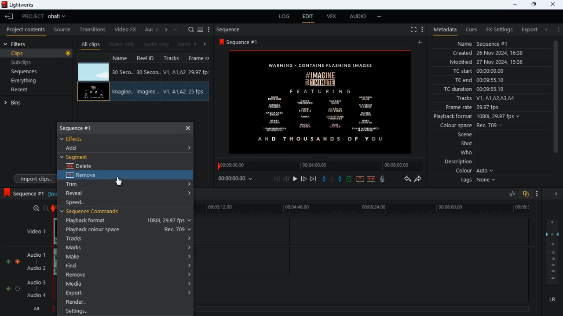 The image size is (563, 316). I want to click on video fx, so click(126, 29).